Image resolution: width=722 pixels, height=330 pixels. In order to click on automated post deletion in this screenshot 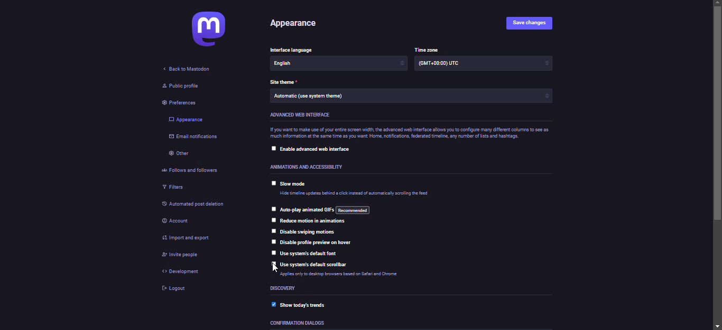, I will do `click(206, 203)`.